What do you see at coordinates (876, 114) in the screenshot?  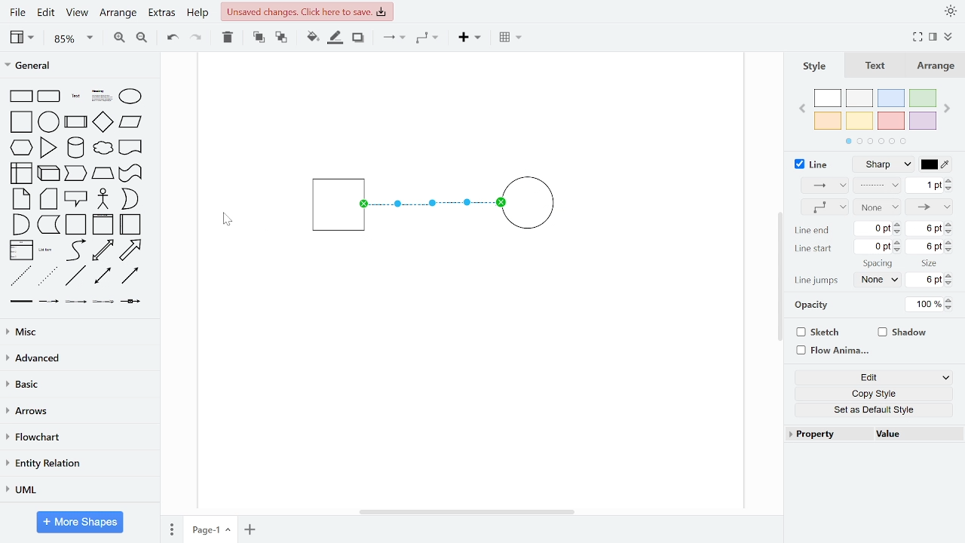 I see `colors` at bounding box center [876, 114].